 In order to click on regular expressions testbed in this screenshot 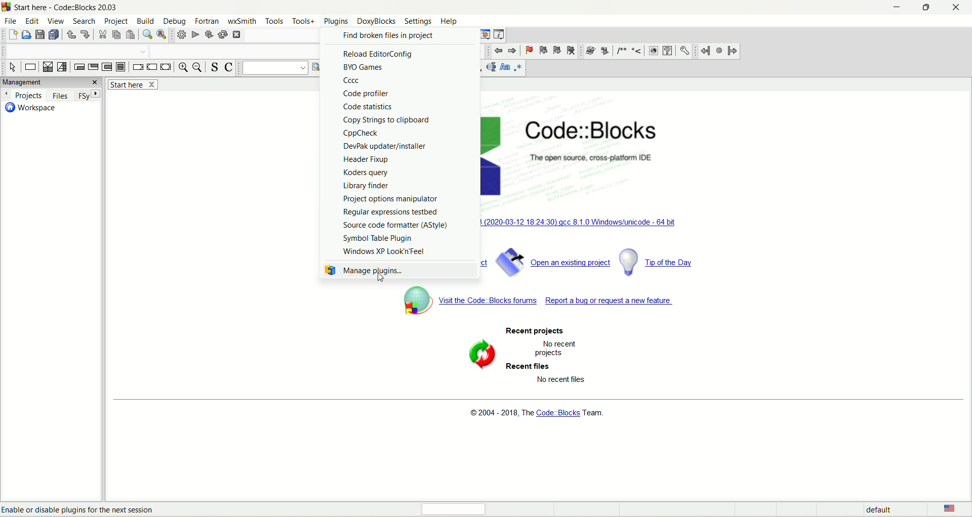, I will do `click(393, 212)`.